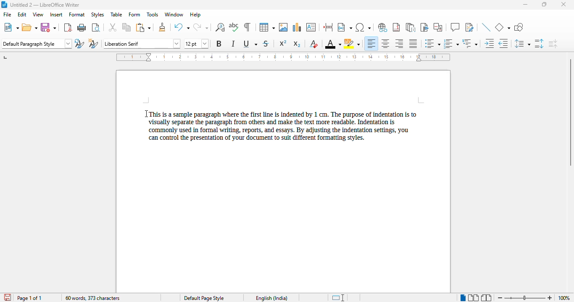  What do you see at coordinates (286, 127) in the screenshot?
I see `This is a sample paragraph where the first line is indented by 1 cm. The purpose of indentation is to
visually separate the paragraph from others and make the text more readable. Indentation is
commonly used in formal writing, reports, and essays. By adjusting the indentation settings, you
can control the presentation of your document to suit different formatting styles.` at bounding box center [286, 127].